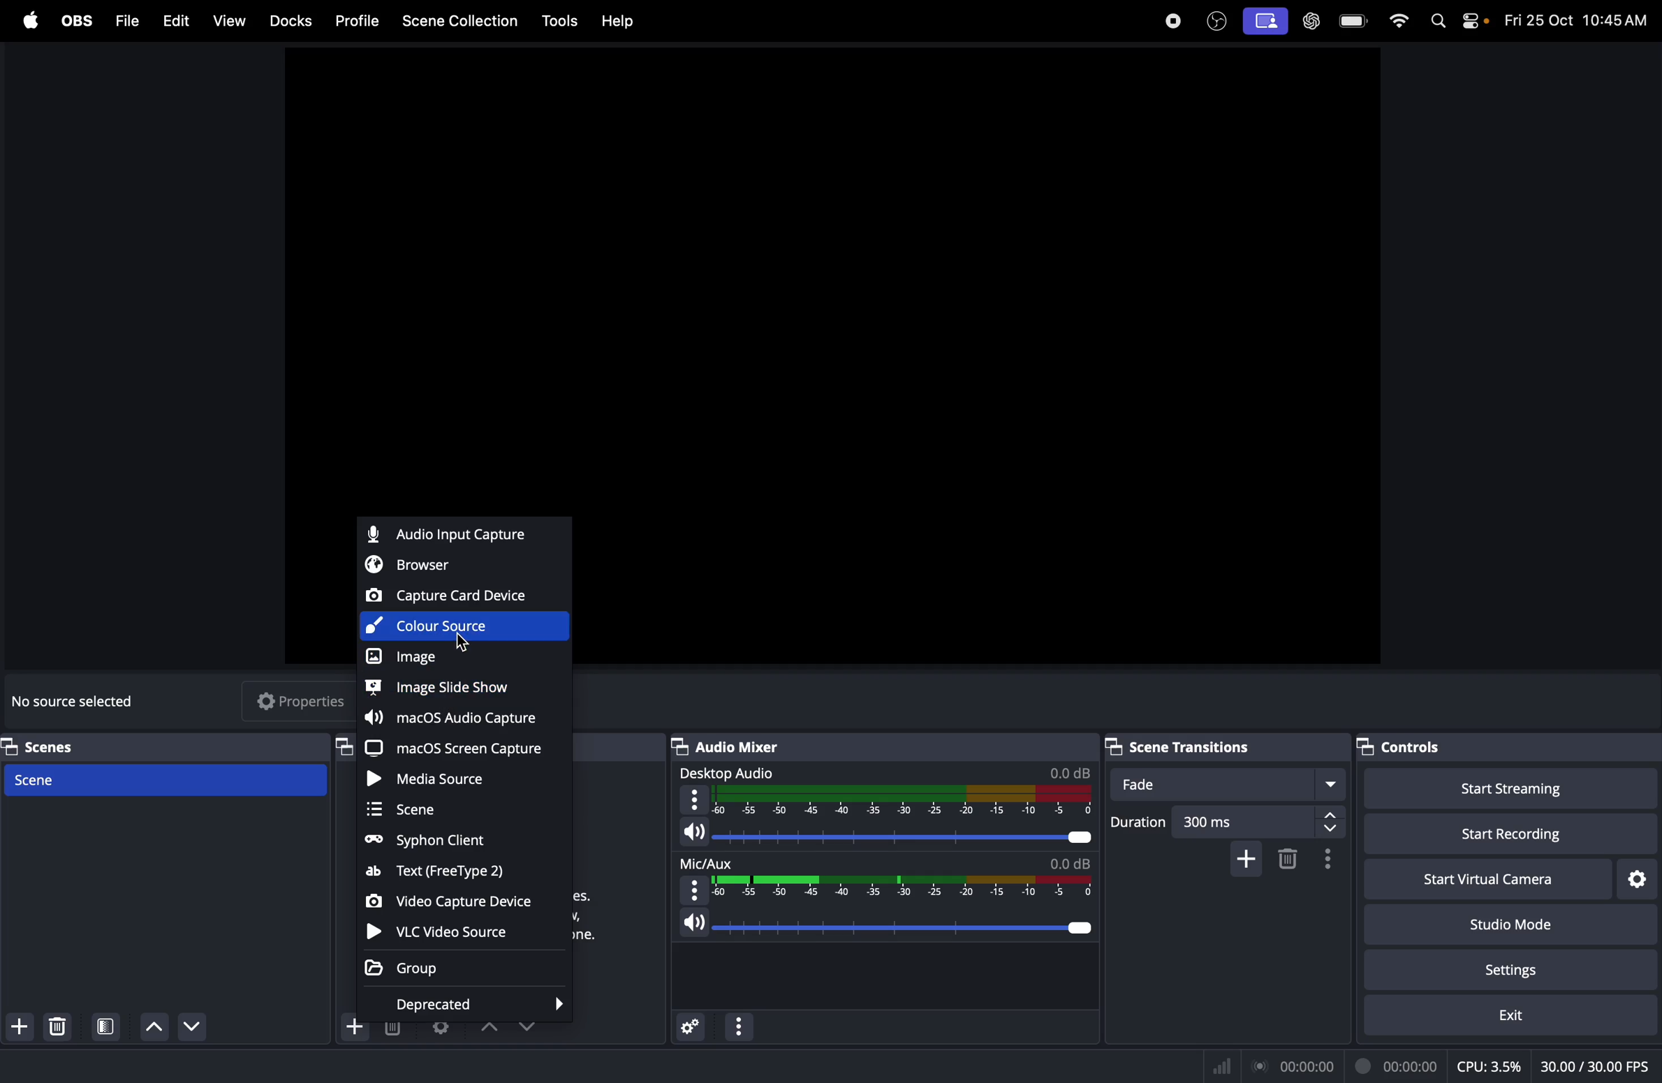 This screenshot has width=1662, height=1083. Describe the element at coordinates (22, 1027) in the screenshot. I see `add scene` at that location.